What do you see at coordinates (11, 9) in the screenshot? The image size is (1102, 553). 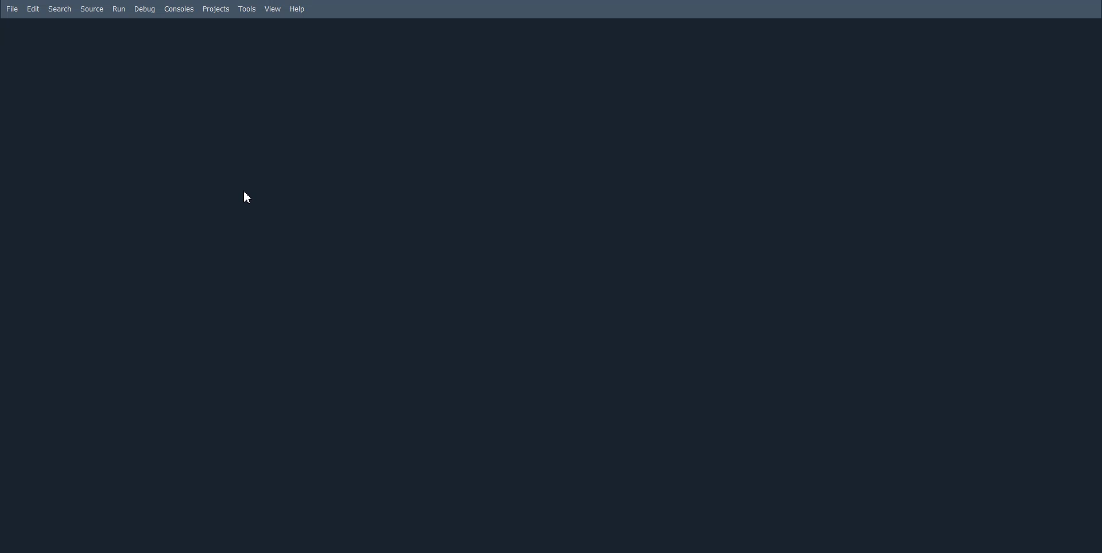 I see `File` at bounding box center [11, 9].